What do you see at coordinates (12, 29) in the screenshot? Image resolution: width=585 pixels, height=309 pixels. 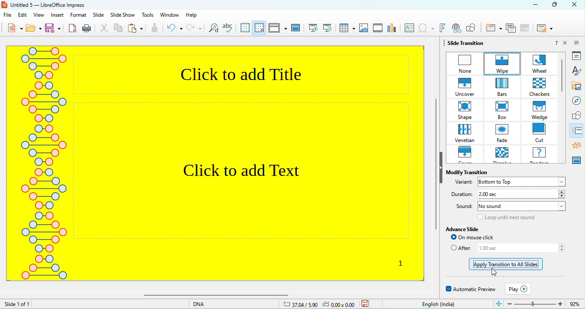 I see `new` at bounding box center [12, 29].